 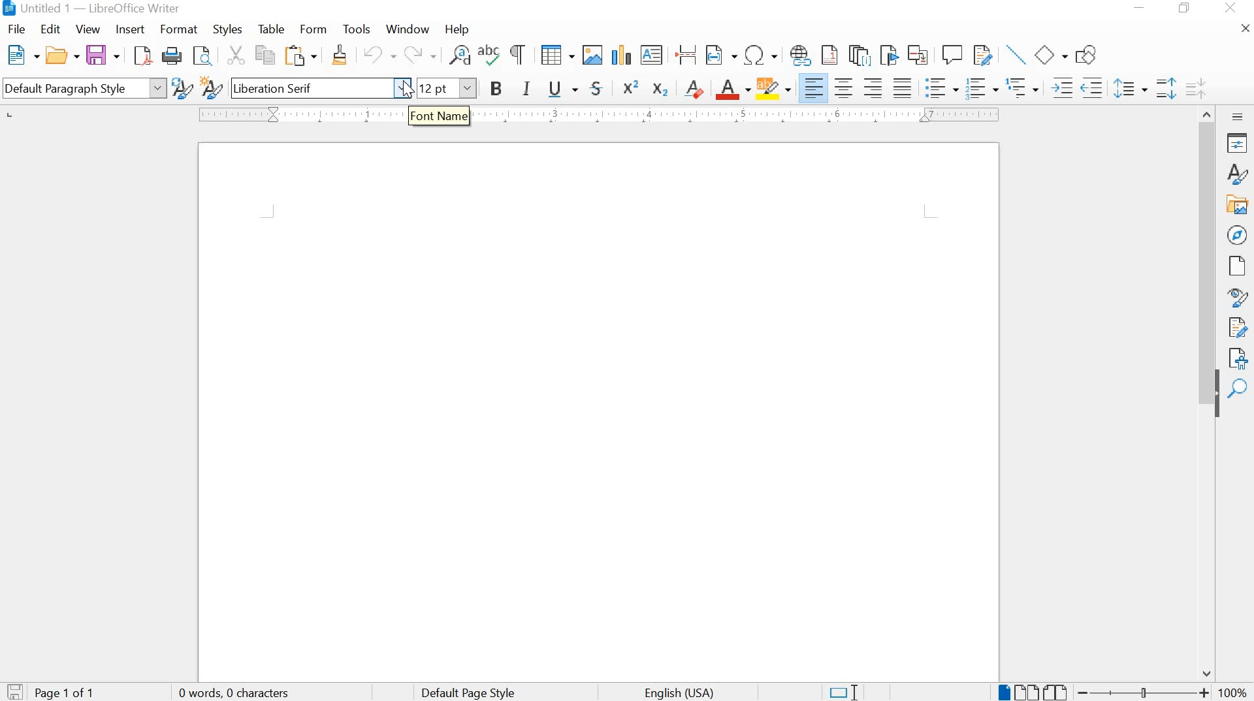 I want to click on ZOOM OUT OR ZOOM IN, so click(x=1144, y=691).